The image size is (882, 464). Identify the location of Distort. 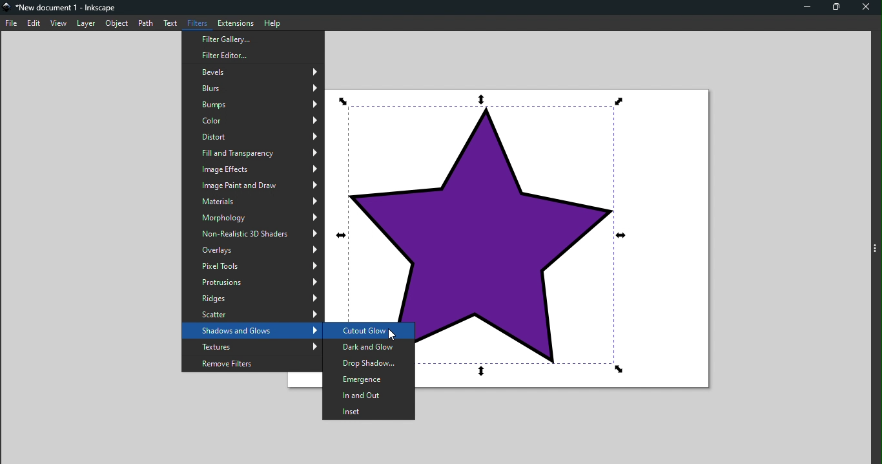
(252, 137).